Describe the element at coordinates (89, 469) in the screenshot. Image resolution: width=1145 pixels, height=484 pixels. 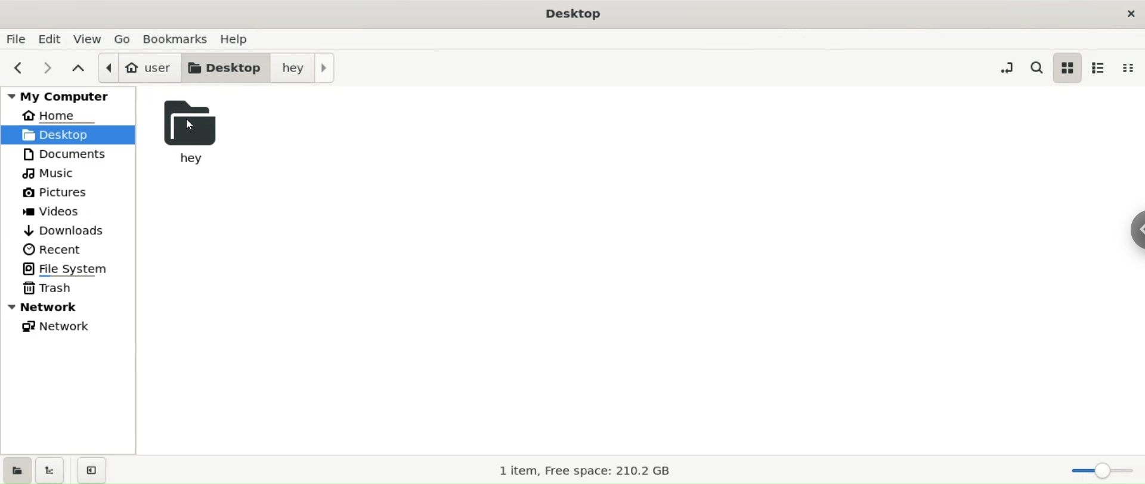
I see `close sidebar` at that location.